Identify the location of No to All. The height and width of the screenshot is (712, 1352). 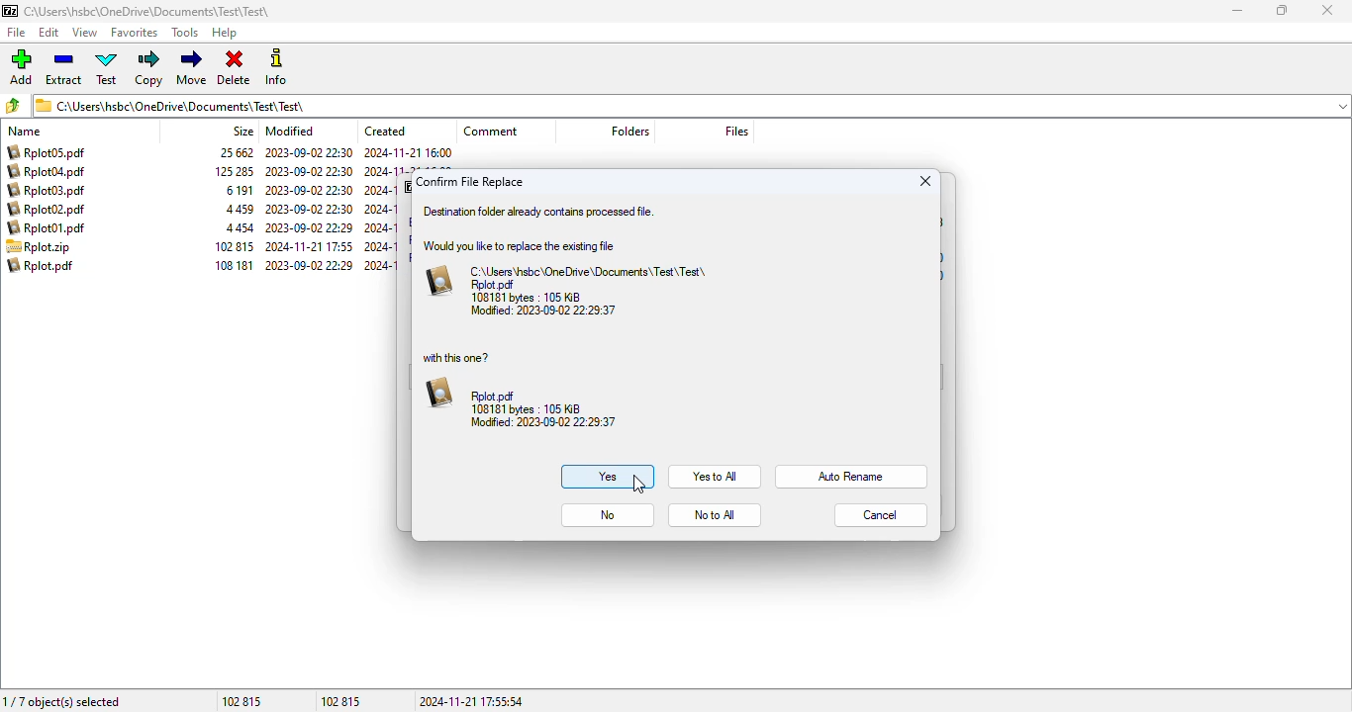
(716, 514).